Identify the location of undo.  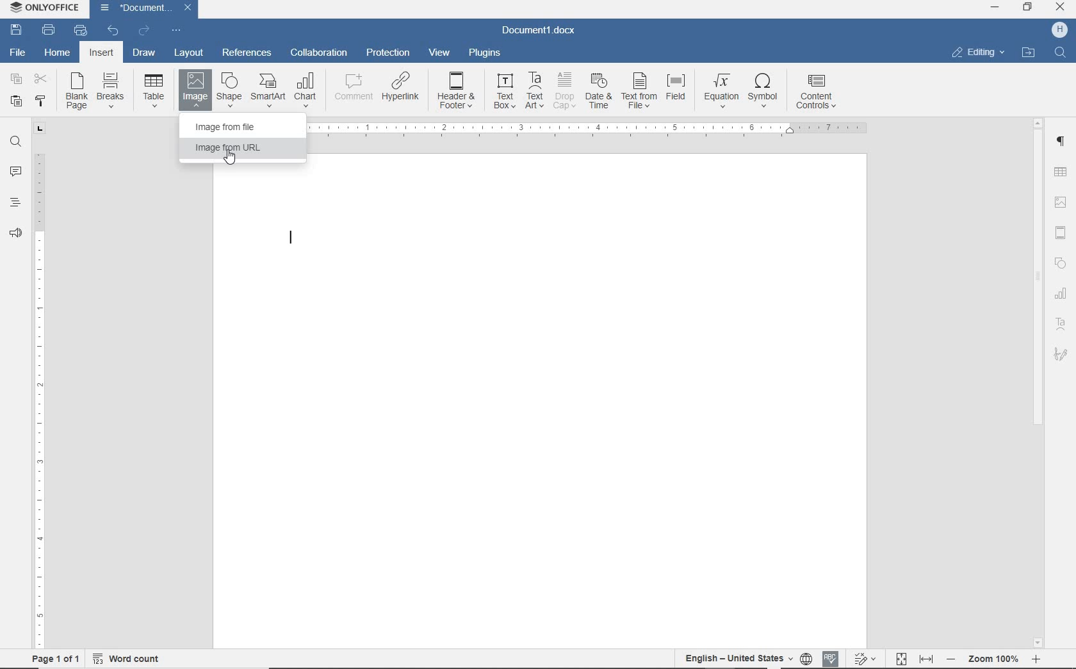
(112, 31).